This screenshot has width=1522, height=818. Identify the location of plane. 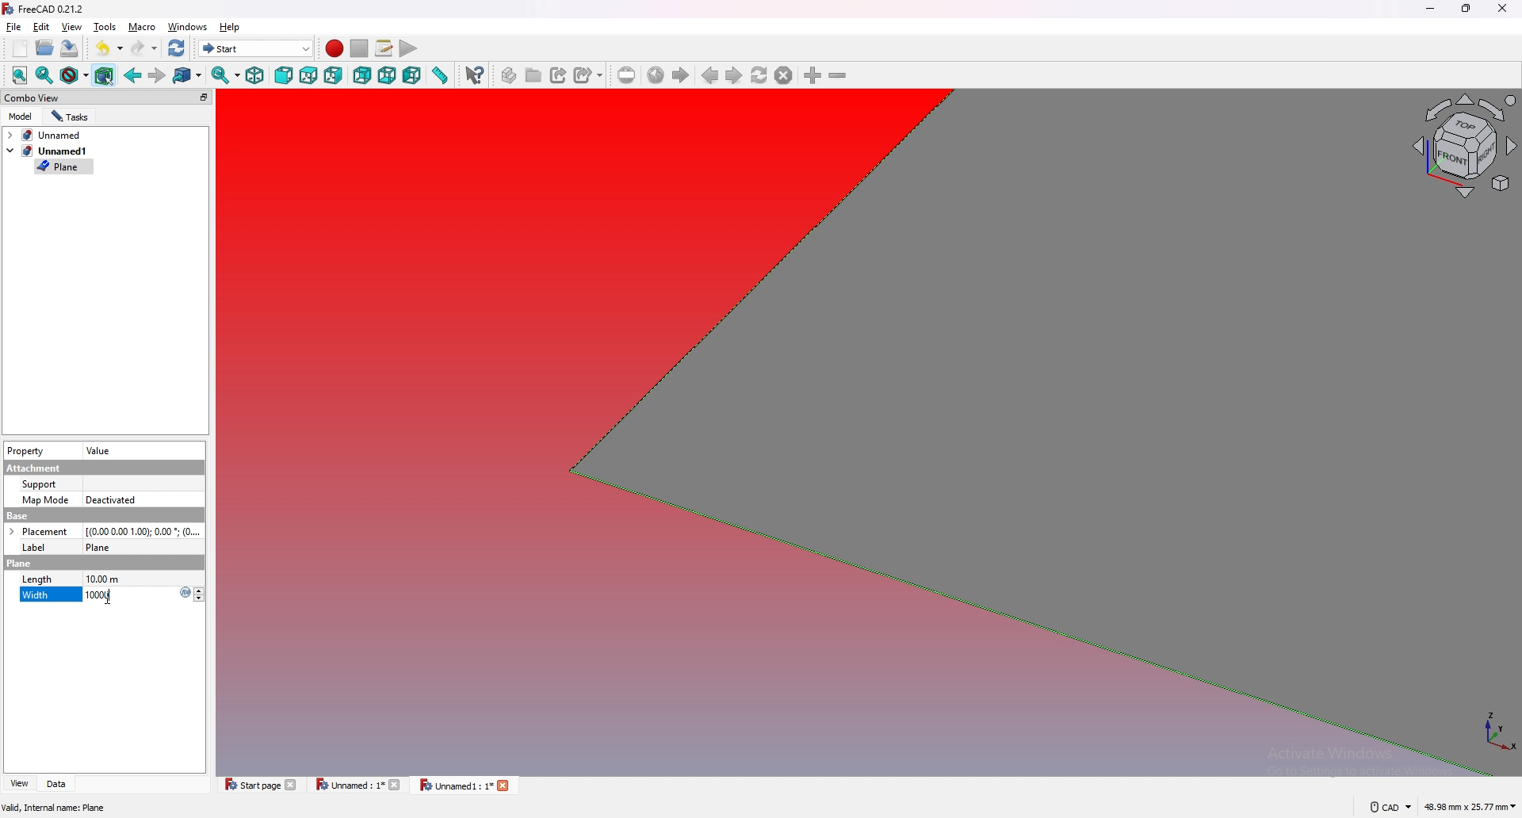
(19, 564).